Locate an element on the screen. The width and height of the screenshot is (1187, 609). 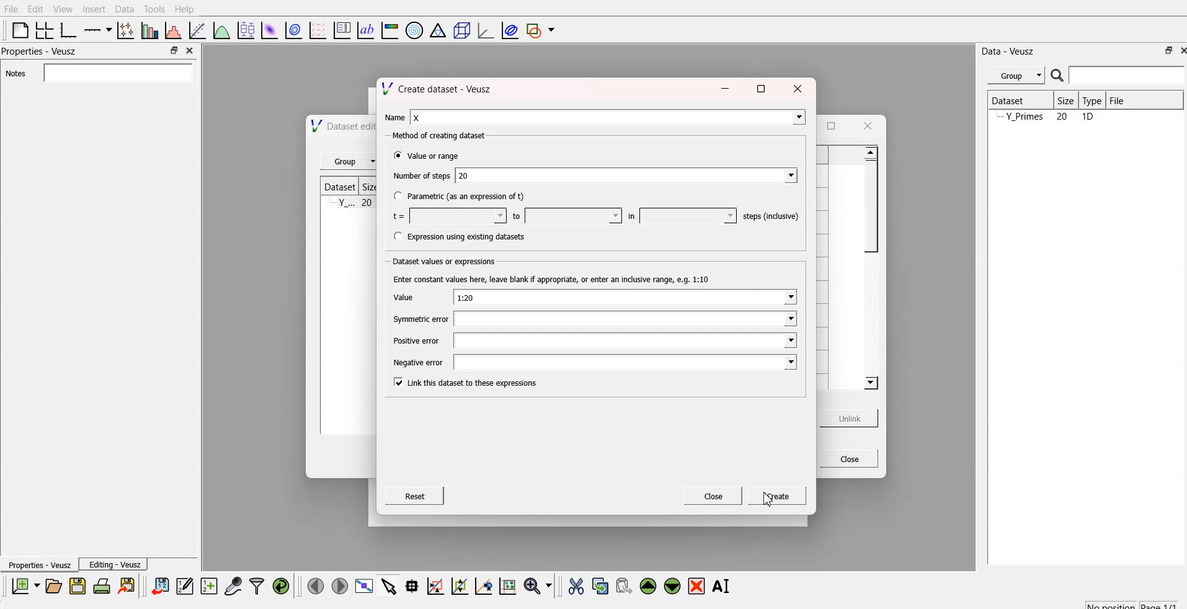
Name |x [Z is located at coordinates (590, 118).